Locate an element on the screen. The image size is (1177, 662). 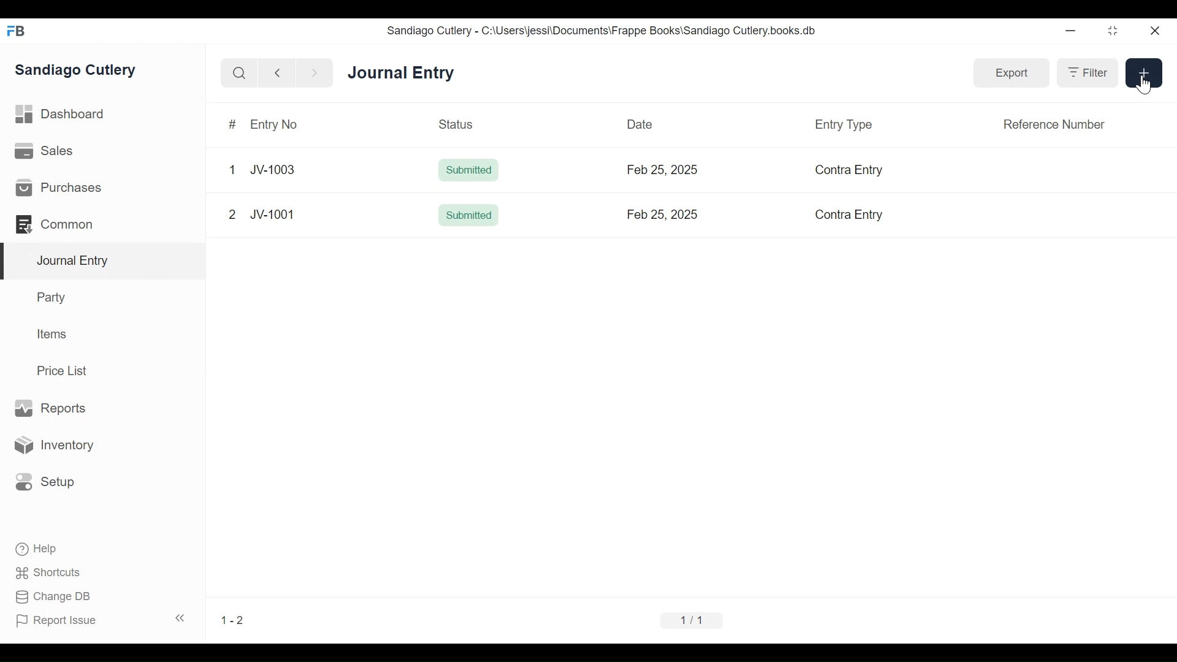
Contra Entry is located at coordinates (844, 170).